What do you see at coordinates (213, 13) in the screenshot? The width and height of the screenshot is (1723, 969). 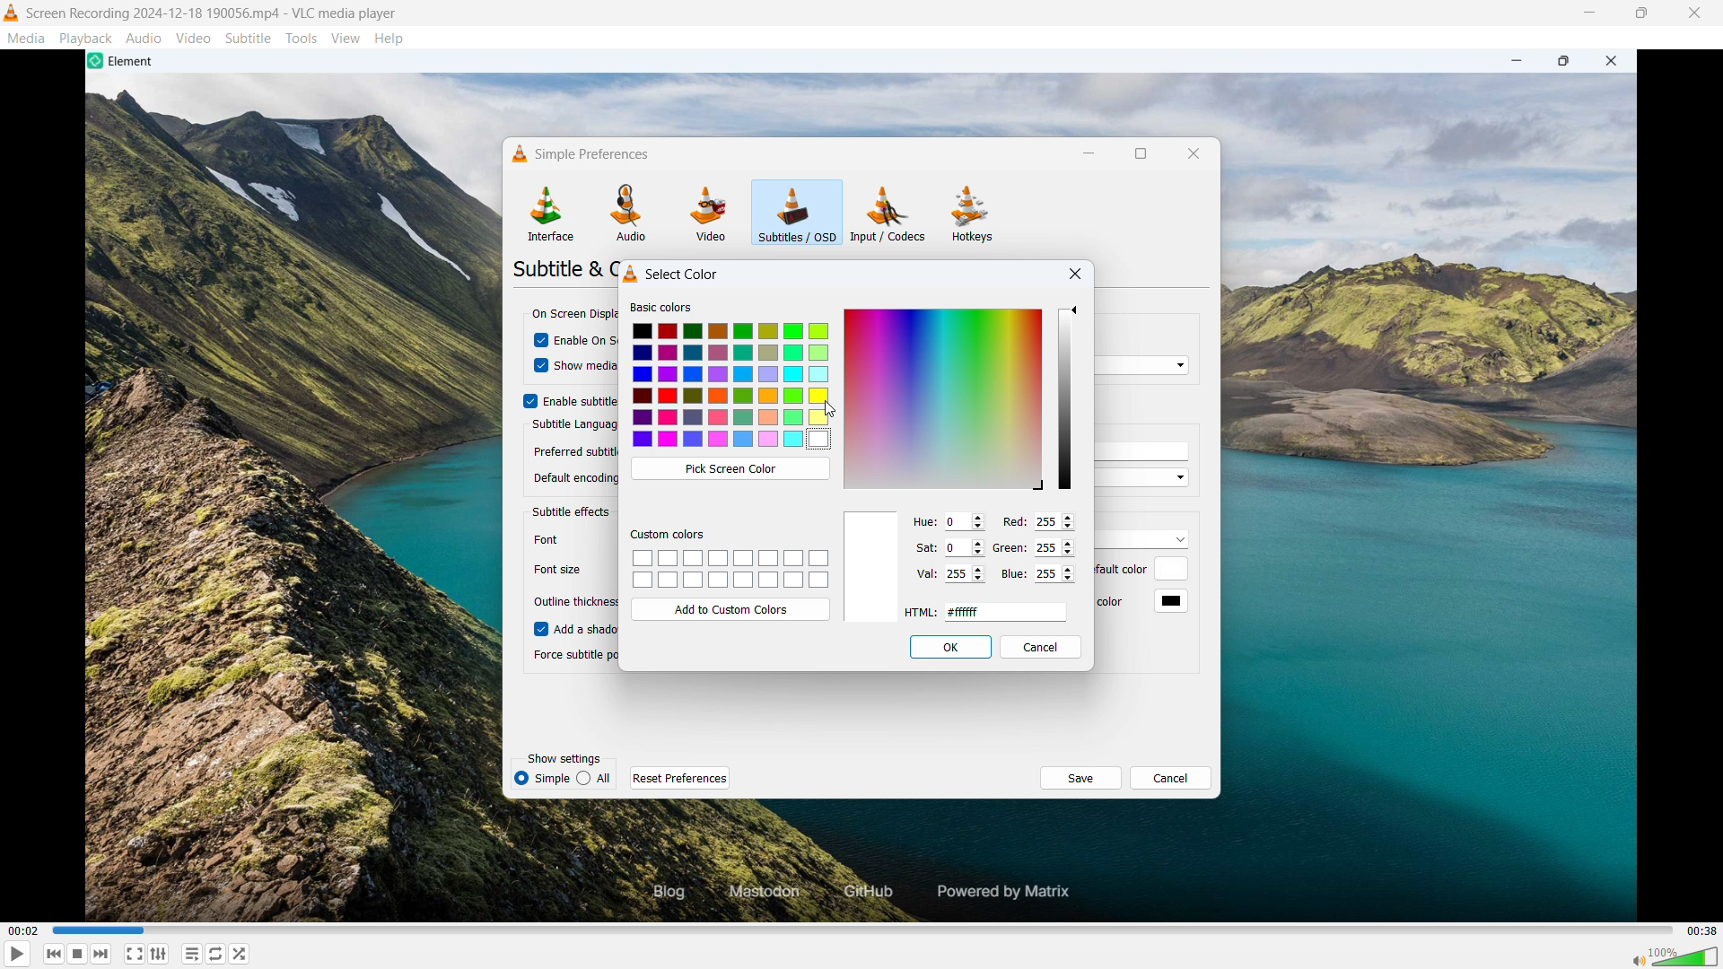 I see `File name ` at bounding box center [213, 13].